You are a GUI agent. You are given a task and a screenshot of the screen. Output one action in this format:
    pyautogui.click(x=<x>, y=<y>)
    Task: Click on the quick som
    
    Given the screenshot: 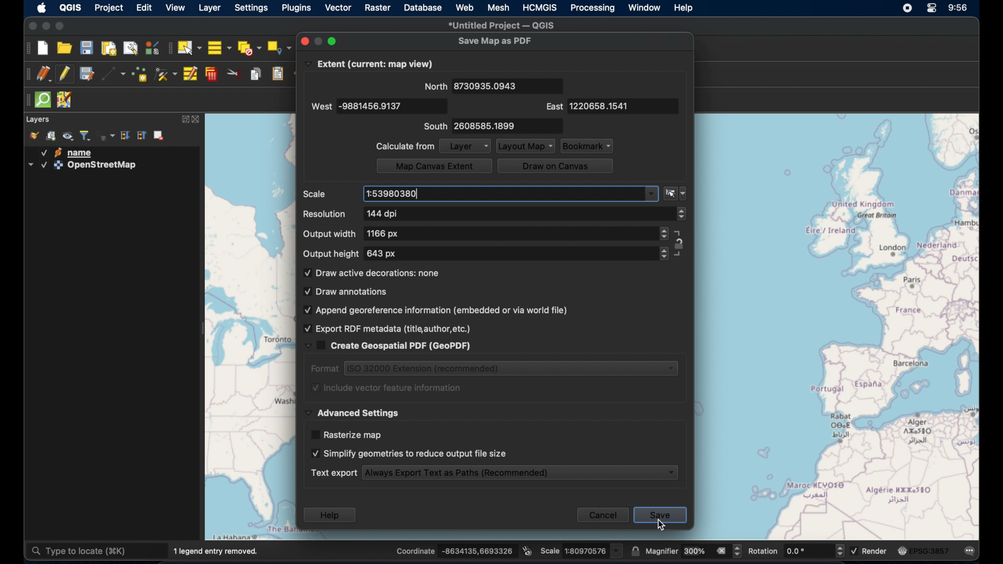 What is the action you would take?
    pyautogui.click(x=44, y=101)
    